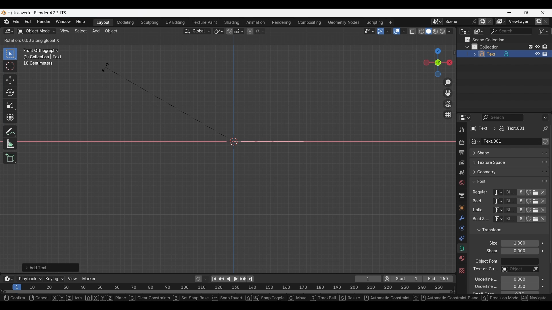 This screenshot has height=310, width=552. Describe the element at coordinates (10, 105) in the screenshot. I see `Scale` at that location.